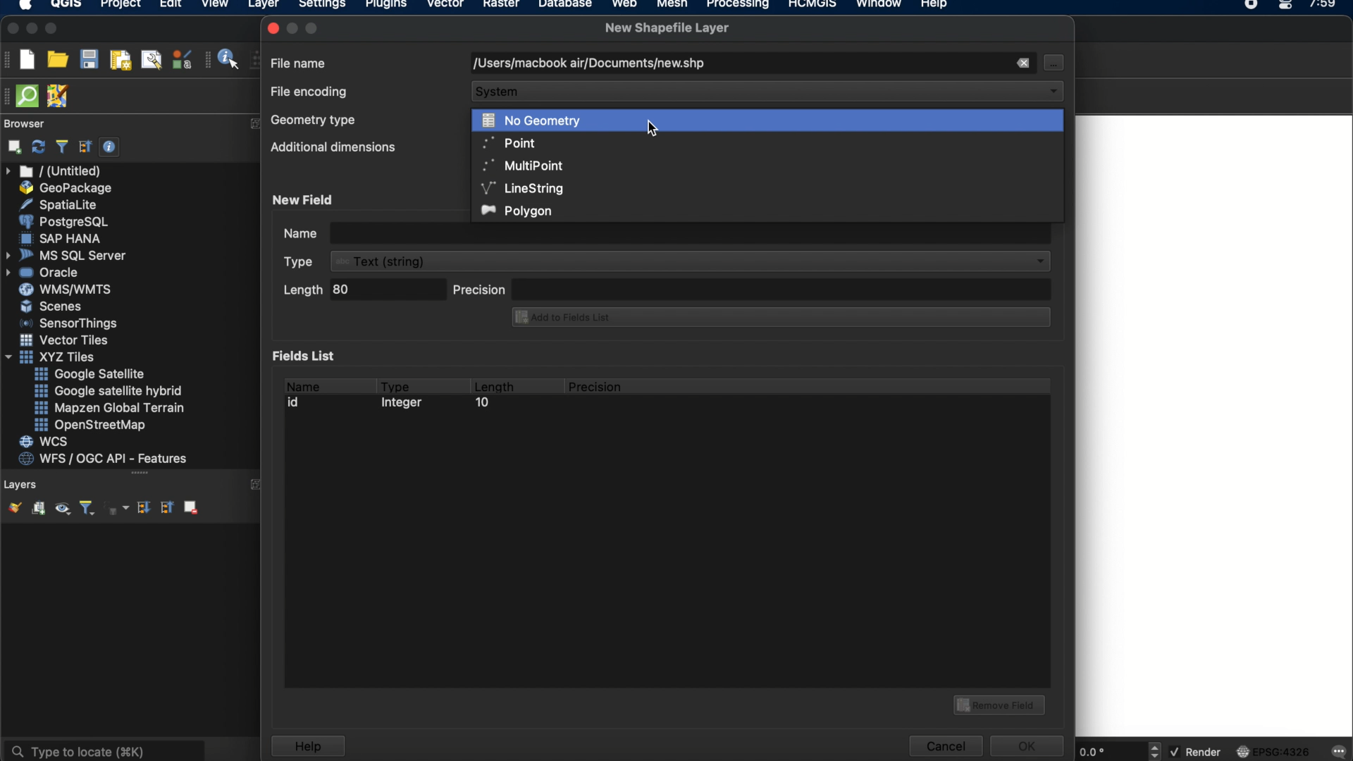 This screenshot has width=1353, height=761. I want to click on cancel, so click(944, 746).